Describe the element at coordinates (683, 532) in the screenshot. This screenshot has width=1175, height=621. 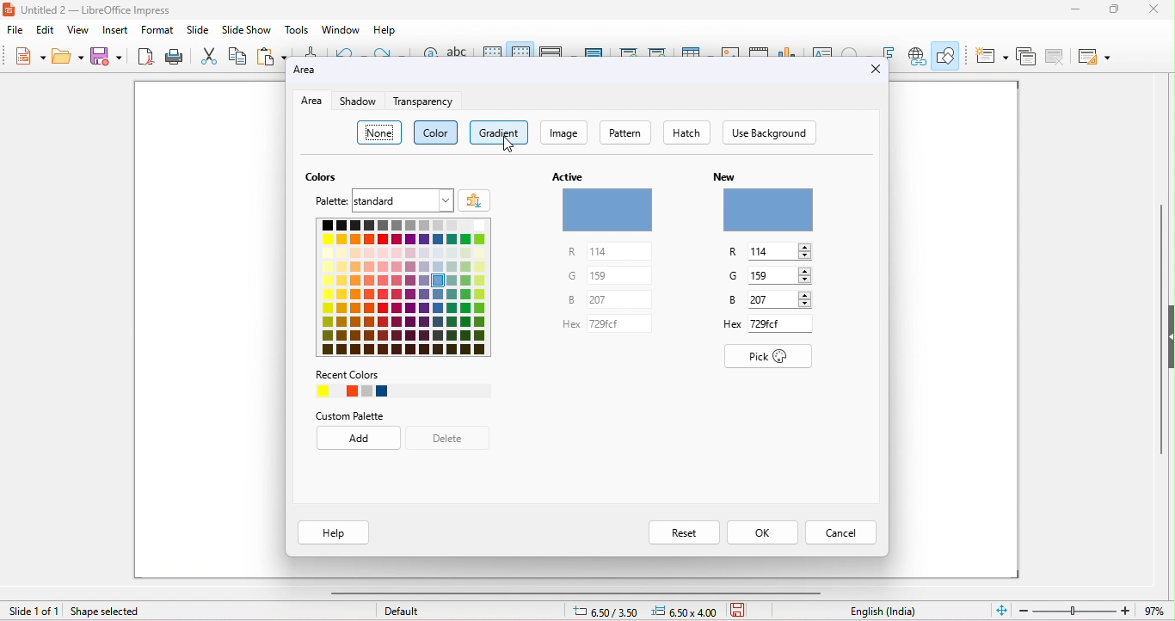
I see `reset` at that location.